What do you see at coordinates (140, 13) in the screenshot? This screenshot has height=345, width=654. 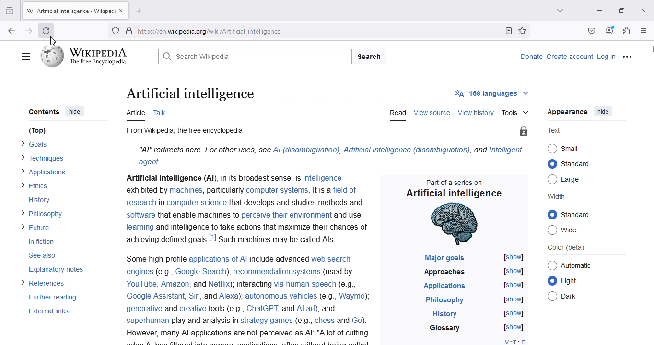 I see `Open a new tab` at bounding box center [140, 13].